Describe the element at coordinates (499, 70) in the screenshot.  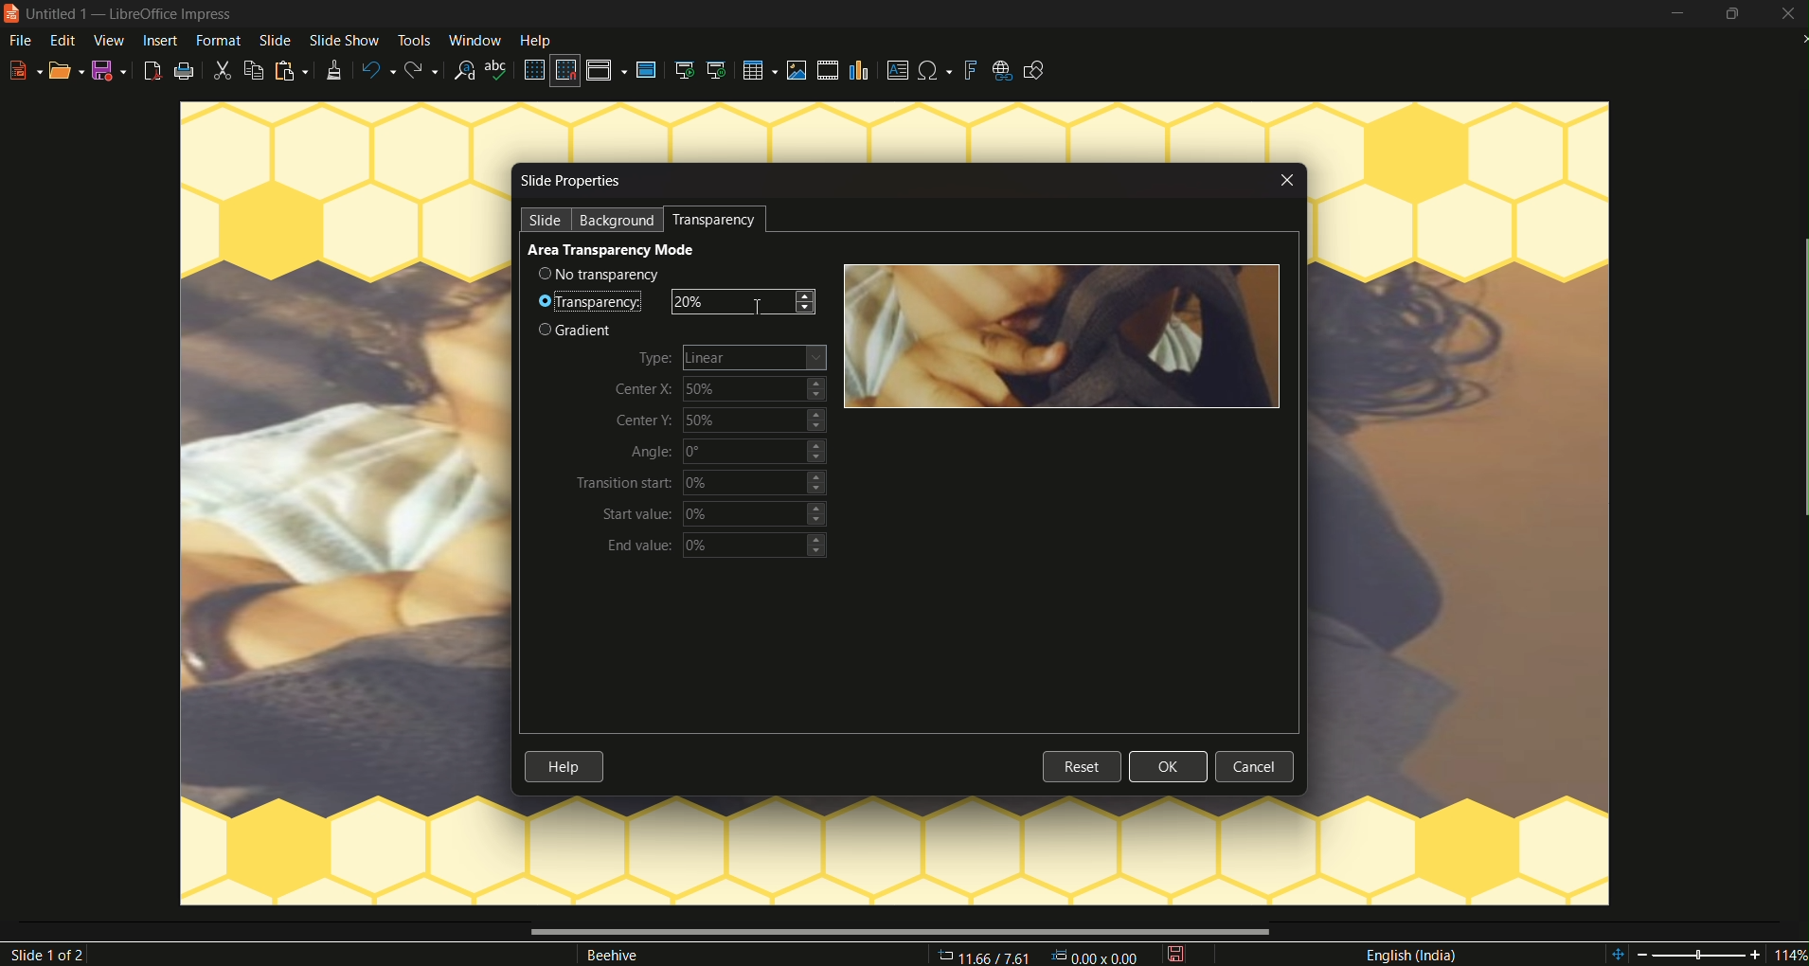
I see `spelling` at that location.